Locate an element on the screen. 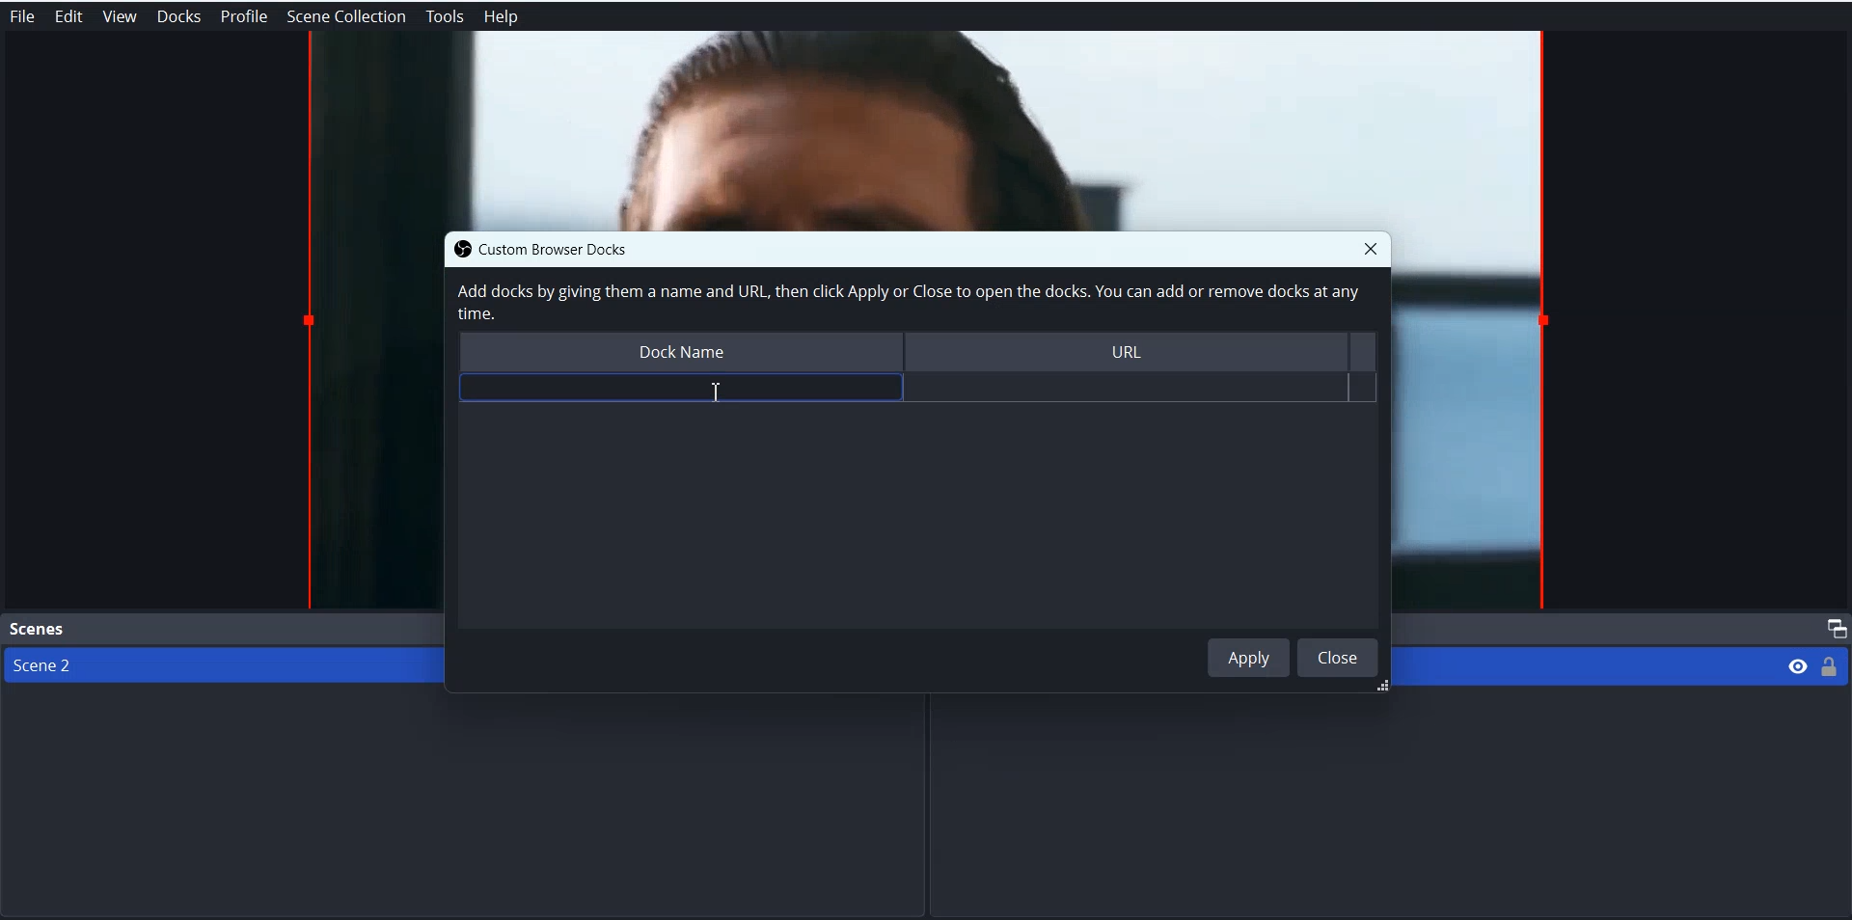 This screenshot has height=920, width=1852. Dock Name is located at coordinates (678, 354).